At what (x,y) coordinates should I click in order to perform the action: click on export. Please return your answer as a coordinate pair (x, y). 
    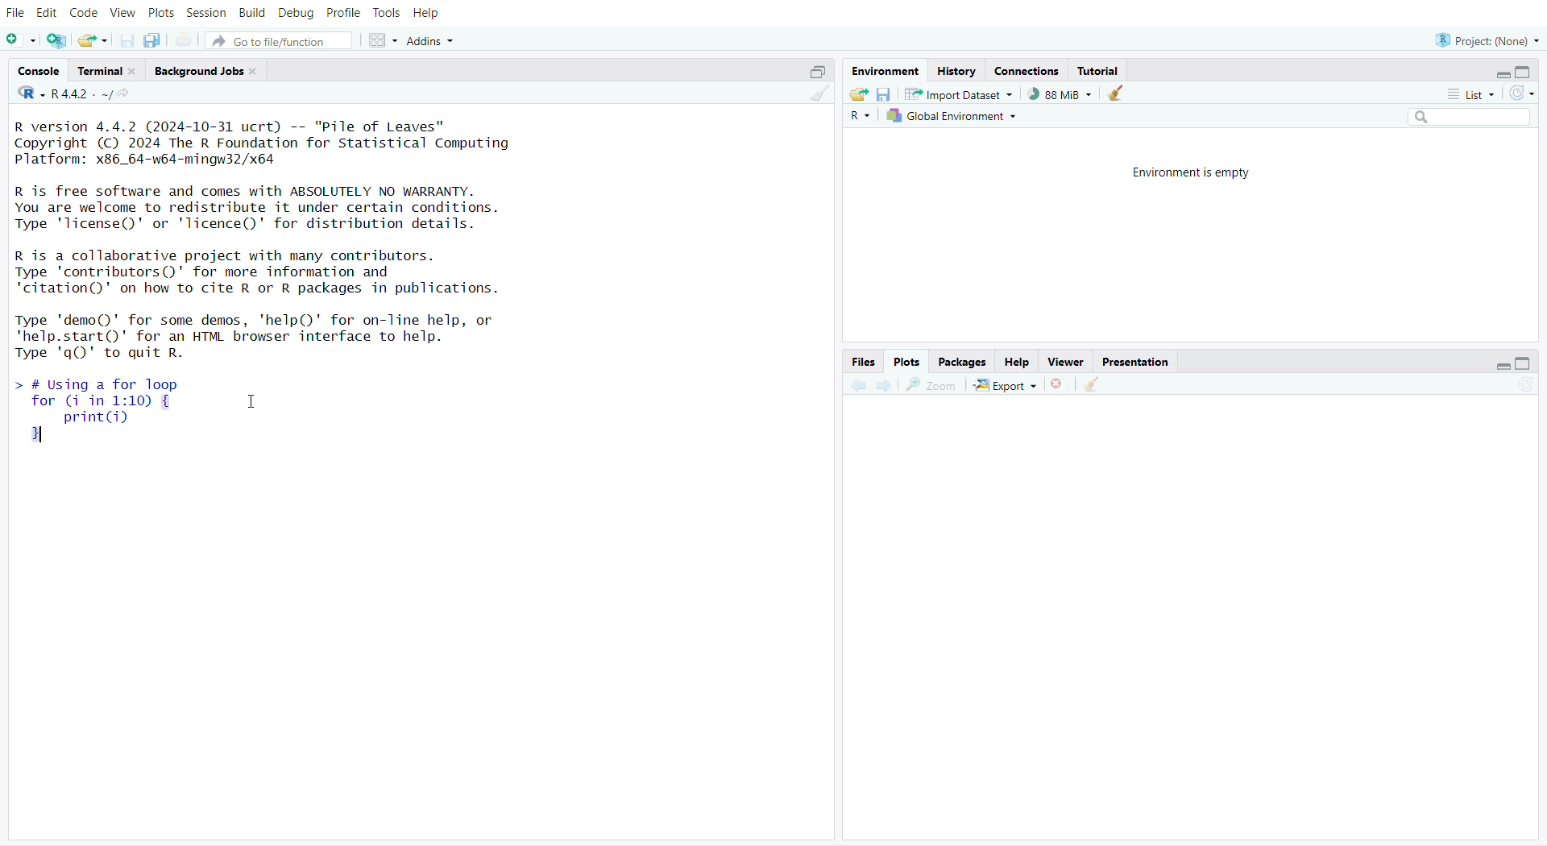
    Looking at the image, I should click on (1003, 387).